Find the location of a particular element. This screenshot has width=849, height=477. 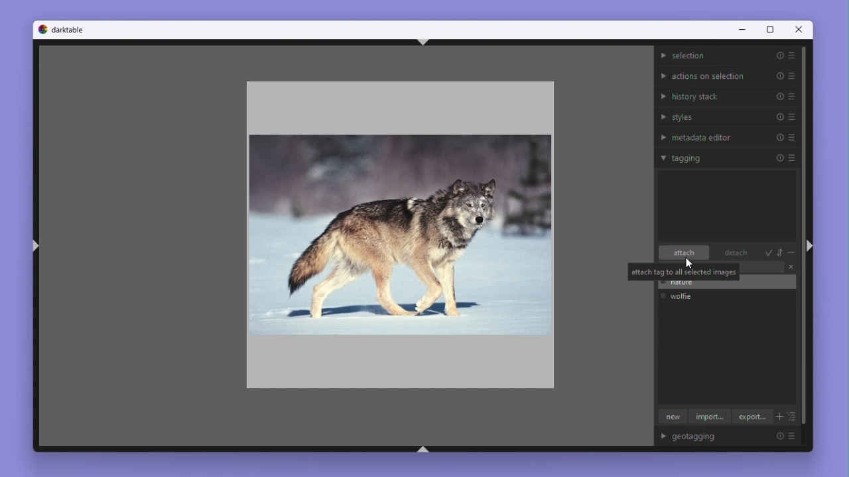

add is located at coordinates (779, 418).